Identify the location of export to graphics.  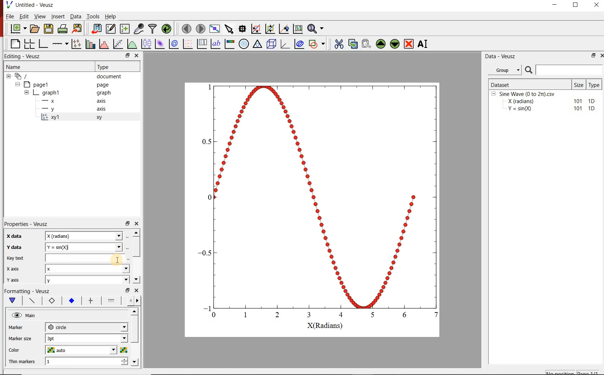
(78, 28).